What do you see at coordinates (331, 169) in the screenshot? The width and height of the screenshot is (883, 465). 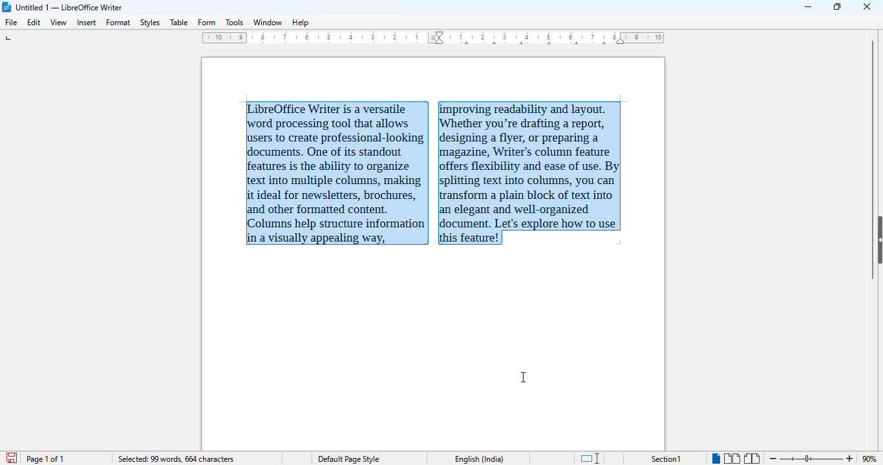 I see `LLibreOffice Writer is a versatile word processing tool that allows users to create professional-looking documents. One of its standout features is the ability to organize text into multiple columns, making it ideal for newsletters, brochures, and other formatted content. columns help structure information in a visually appealing way,` at bounding box center [331, 169].